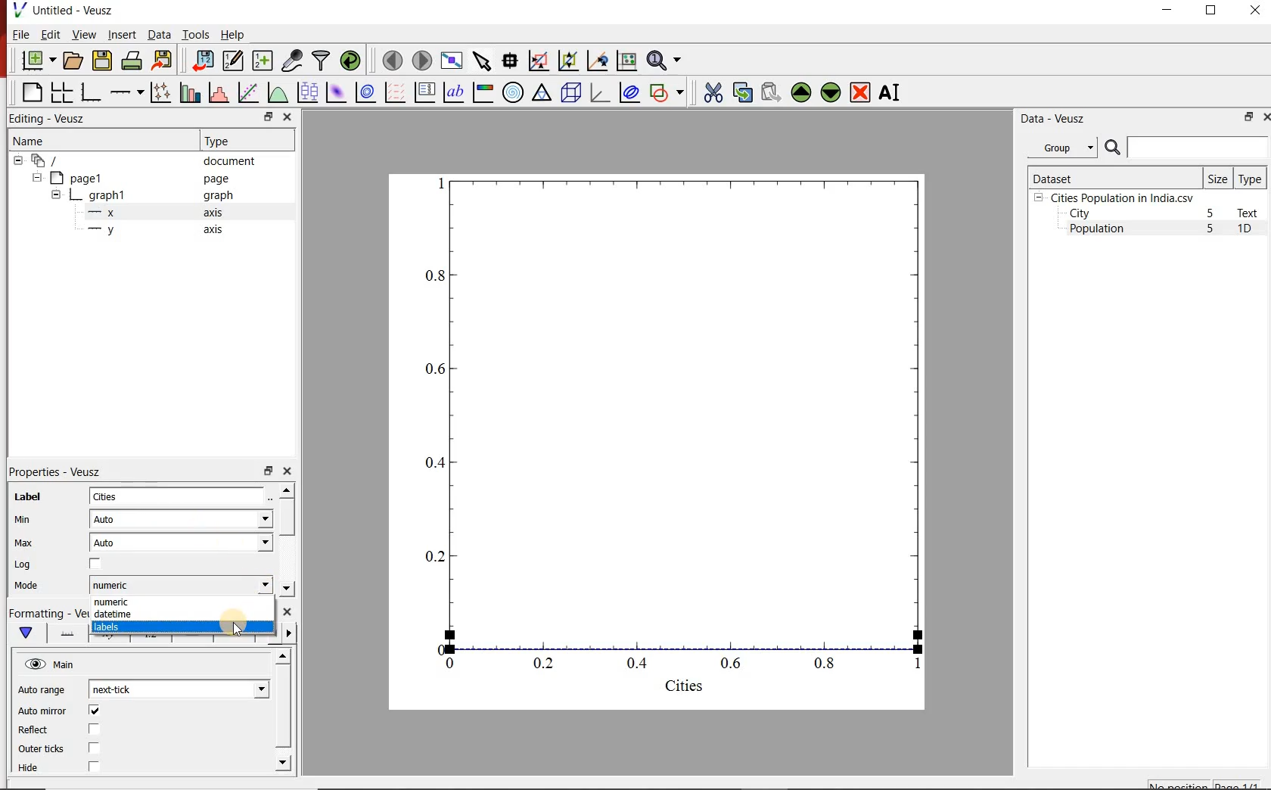 The image size is (1271, 790). I want to click on restore, so click(267, 117).